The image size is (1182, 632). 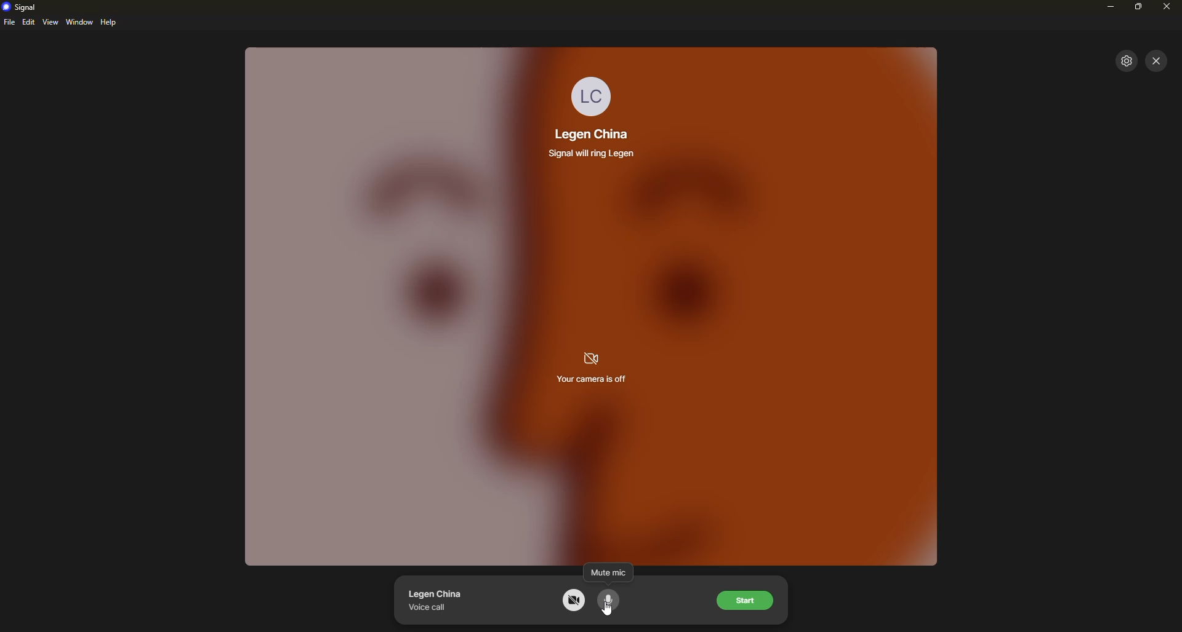 What do you see at coordinates (608, 571) in the screenshot?
I see `mute mic` at bounding box center [608, 571].